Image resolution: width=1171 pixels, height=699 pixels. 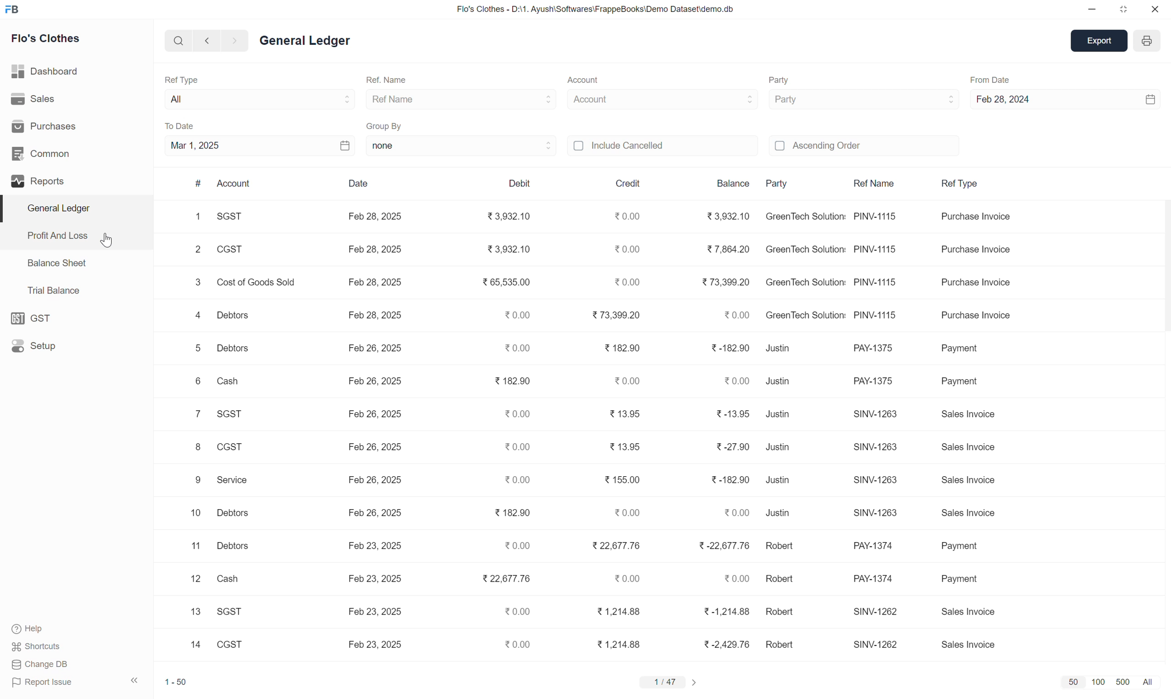 I want to click on Cash, so click(x=226, y=580).